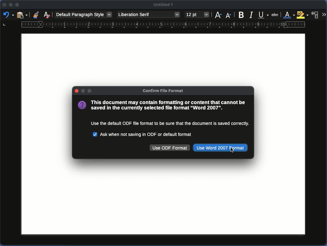 The image size is (327, 246). What do you see at coordinates (221, 148) in the screenshot?
I see `Use Word 2007 format` at bounding box center [221, 148].